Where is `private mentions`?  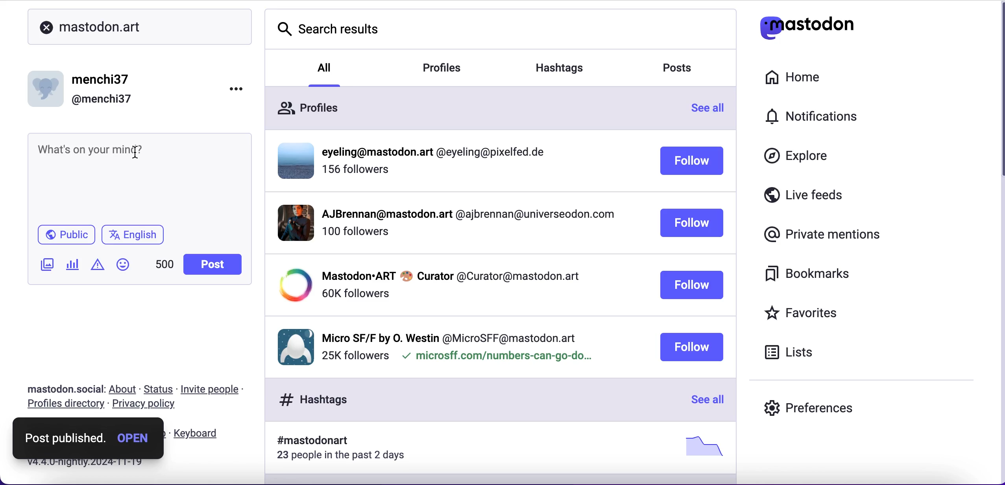 private mentions is located at coordinates (819, 235).